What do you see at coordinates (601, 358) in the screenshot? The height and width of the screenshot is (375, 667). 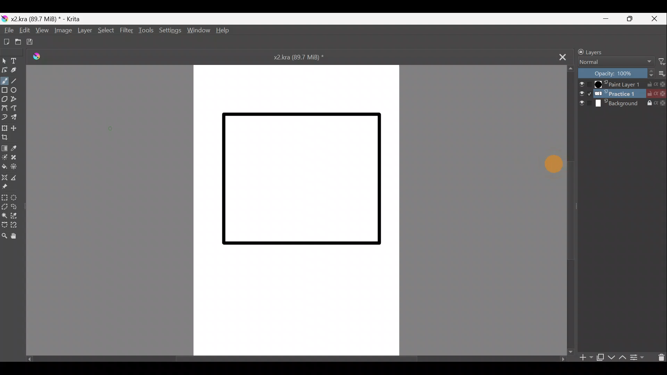 I see `Duplicate layer/mask` at bounding box center [601, 358].